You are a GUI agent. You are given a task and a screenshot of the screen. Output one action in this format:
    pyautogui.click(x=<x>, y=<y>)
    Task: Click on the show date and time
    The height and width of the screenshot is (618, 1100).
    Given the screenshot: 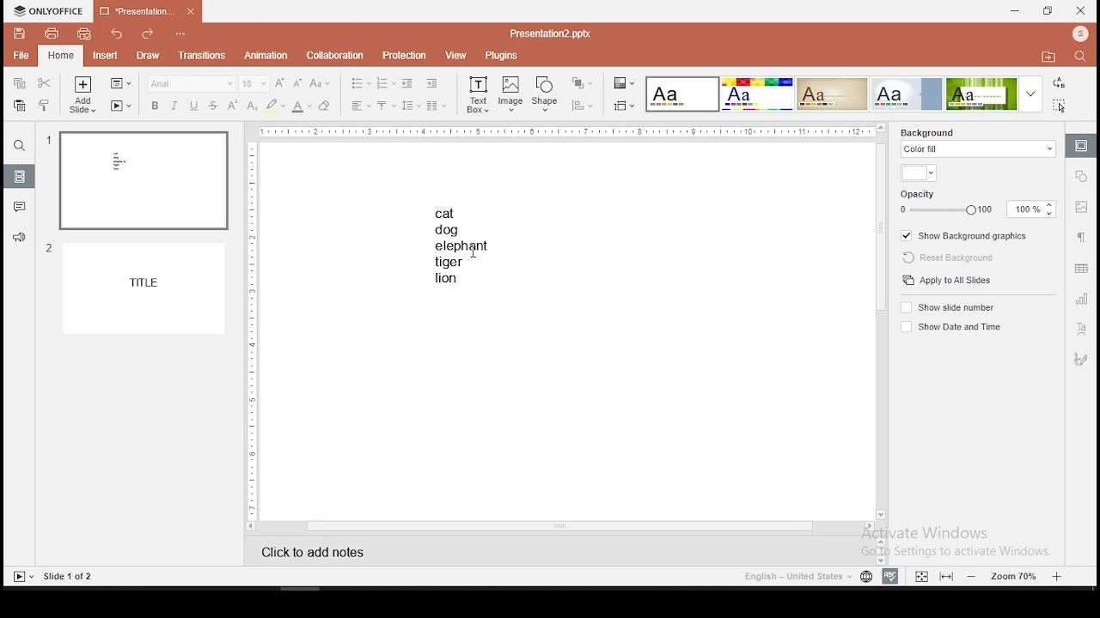 What is the action you would take?
    pyautogui.click(x=956, y=328)
    